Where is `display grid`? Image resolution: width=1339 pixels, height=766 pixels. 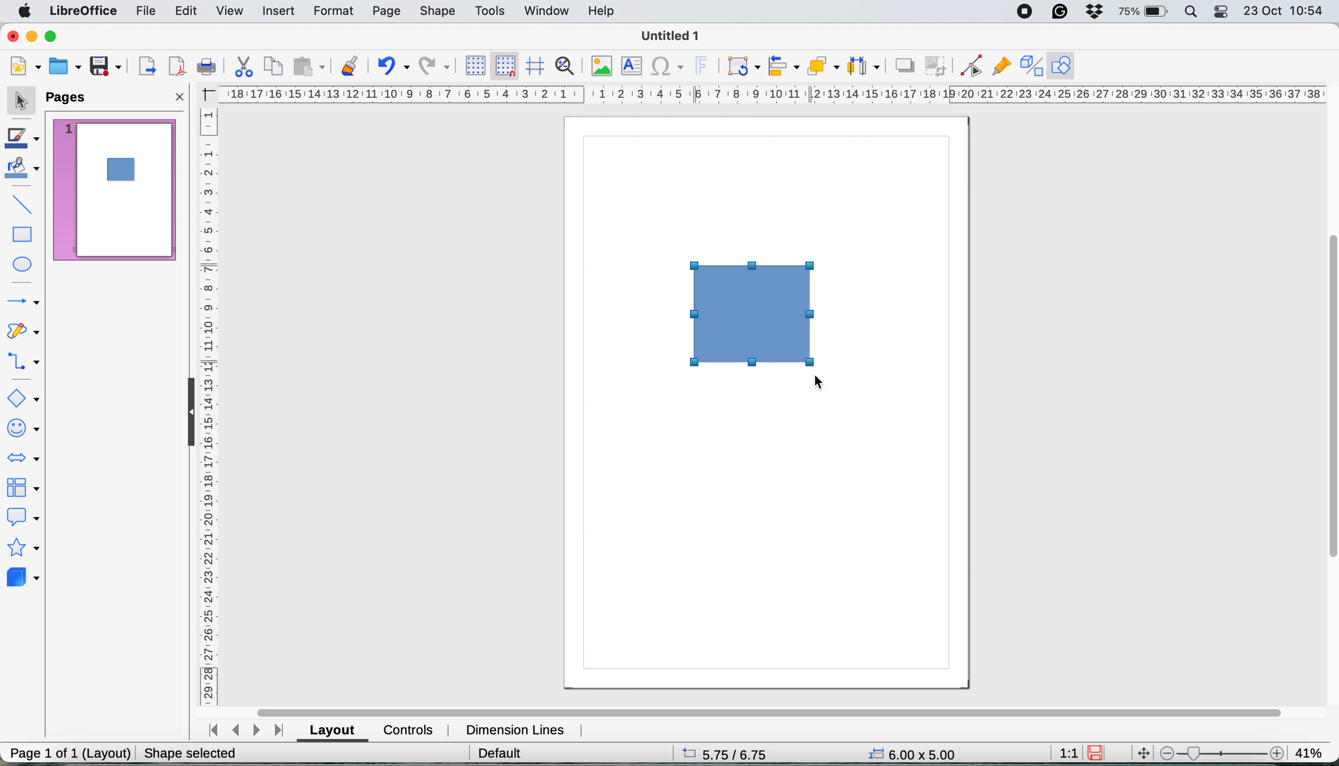
display grid is located at coordinates (475, 64).